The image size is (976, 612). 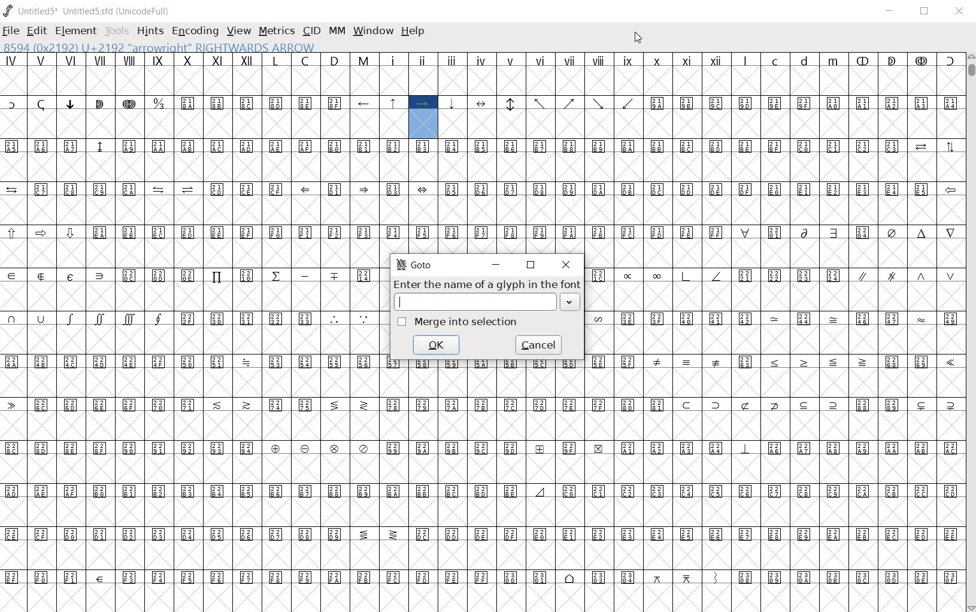 What do you see at coordinates (190, 334) in the screenshot?
I see `Glyph characters` at bounding box center [190, 334].